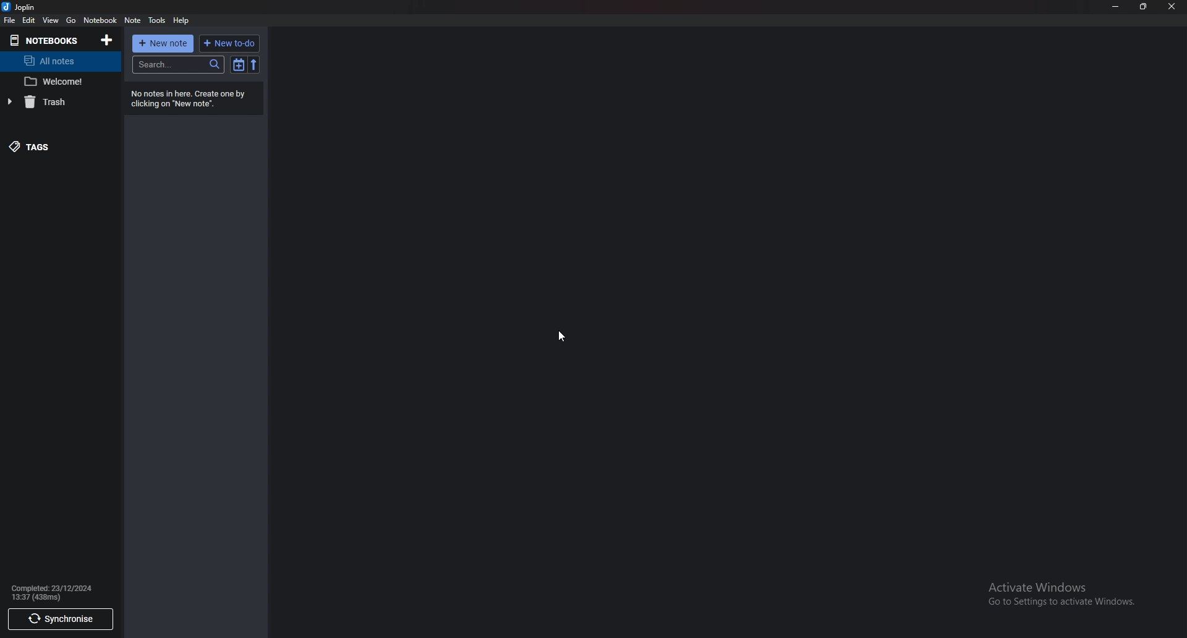  I want to click on Notebook, so click(101, 20).